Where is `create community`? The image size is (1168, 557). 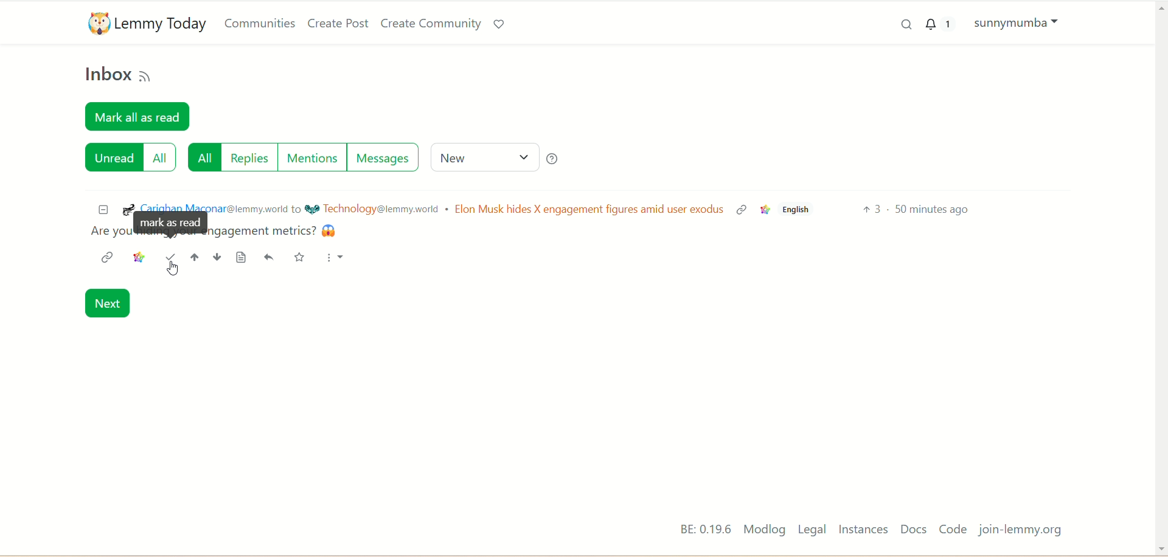 create community is located at coordinates (428, 24).